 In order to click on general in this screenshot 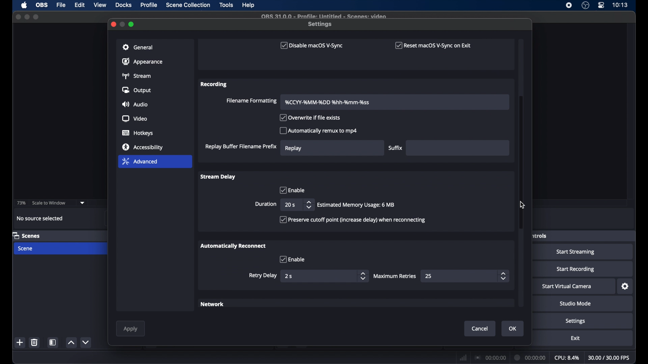, I will do `click(138, 47)`.